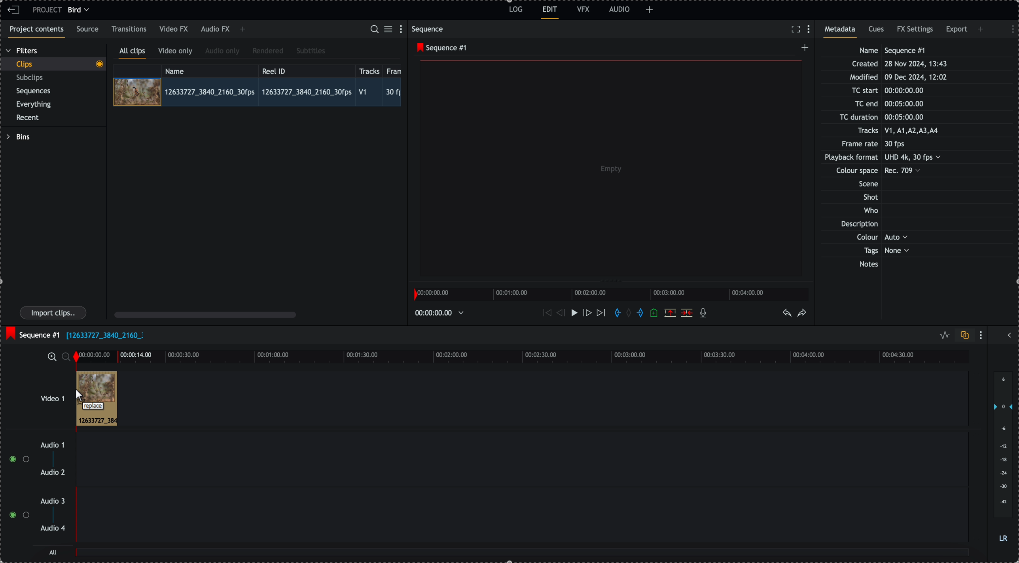 The width and height of the screenshot is (1019, 563). Describe the element at coordinates (608, 170) in the screenshot. I see `video preview` at that location.